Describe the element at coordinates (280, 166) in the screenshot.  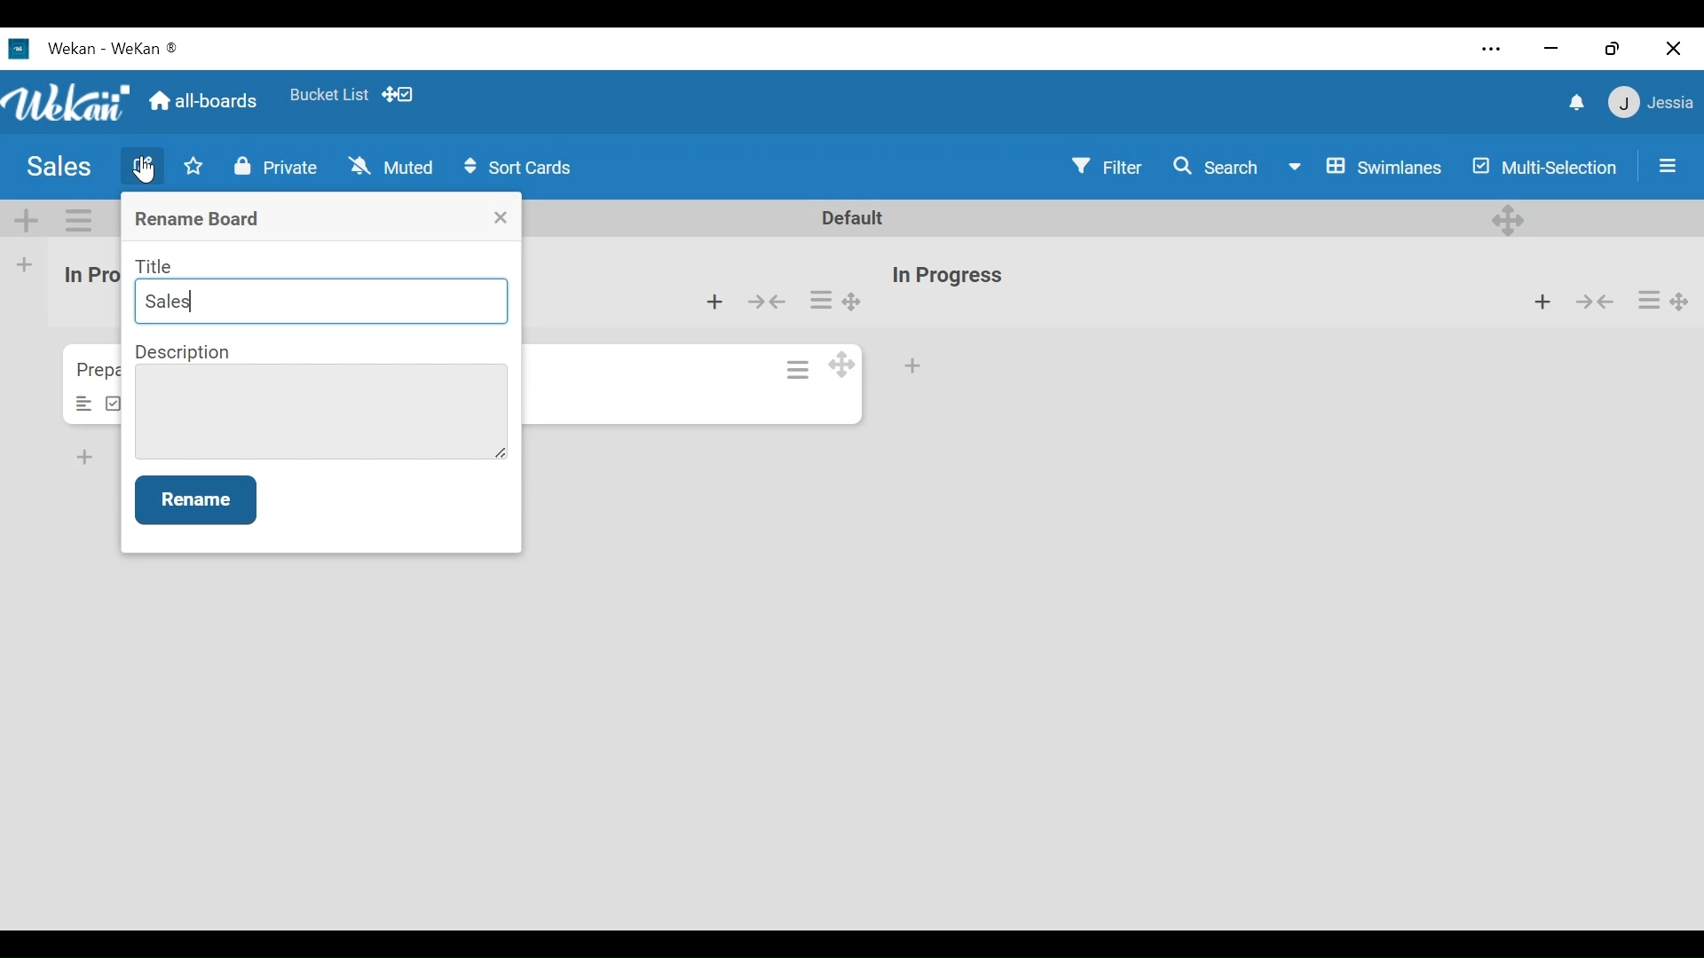
I see `Private` at that location.